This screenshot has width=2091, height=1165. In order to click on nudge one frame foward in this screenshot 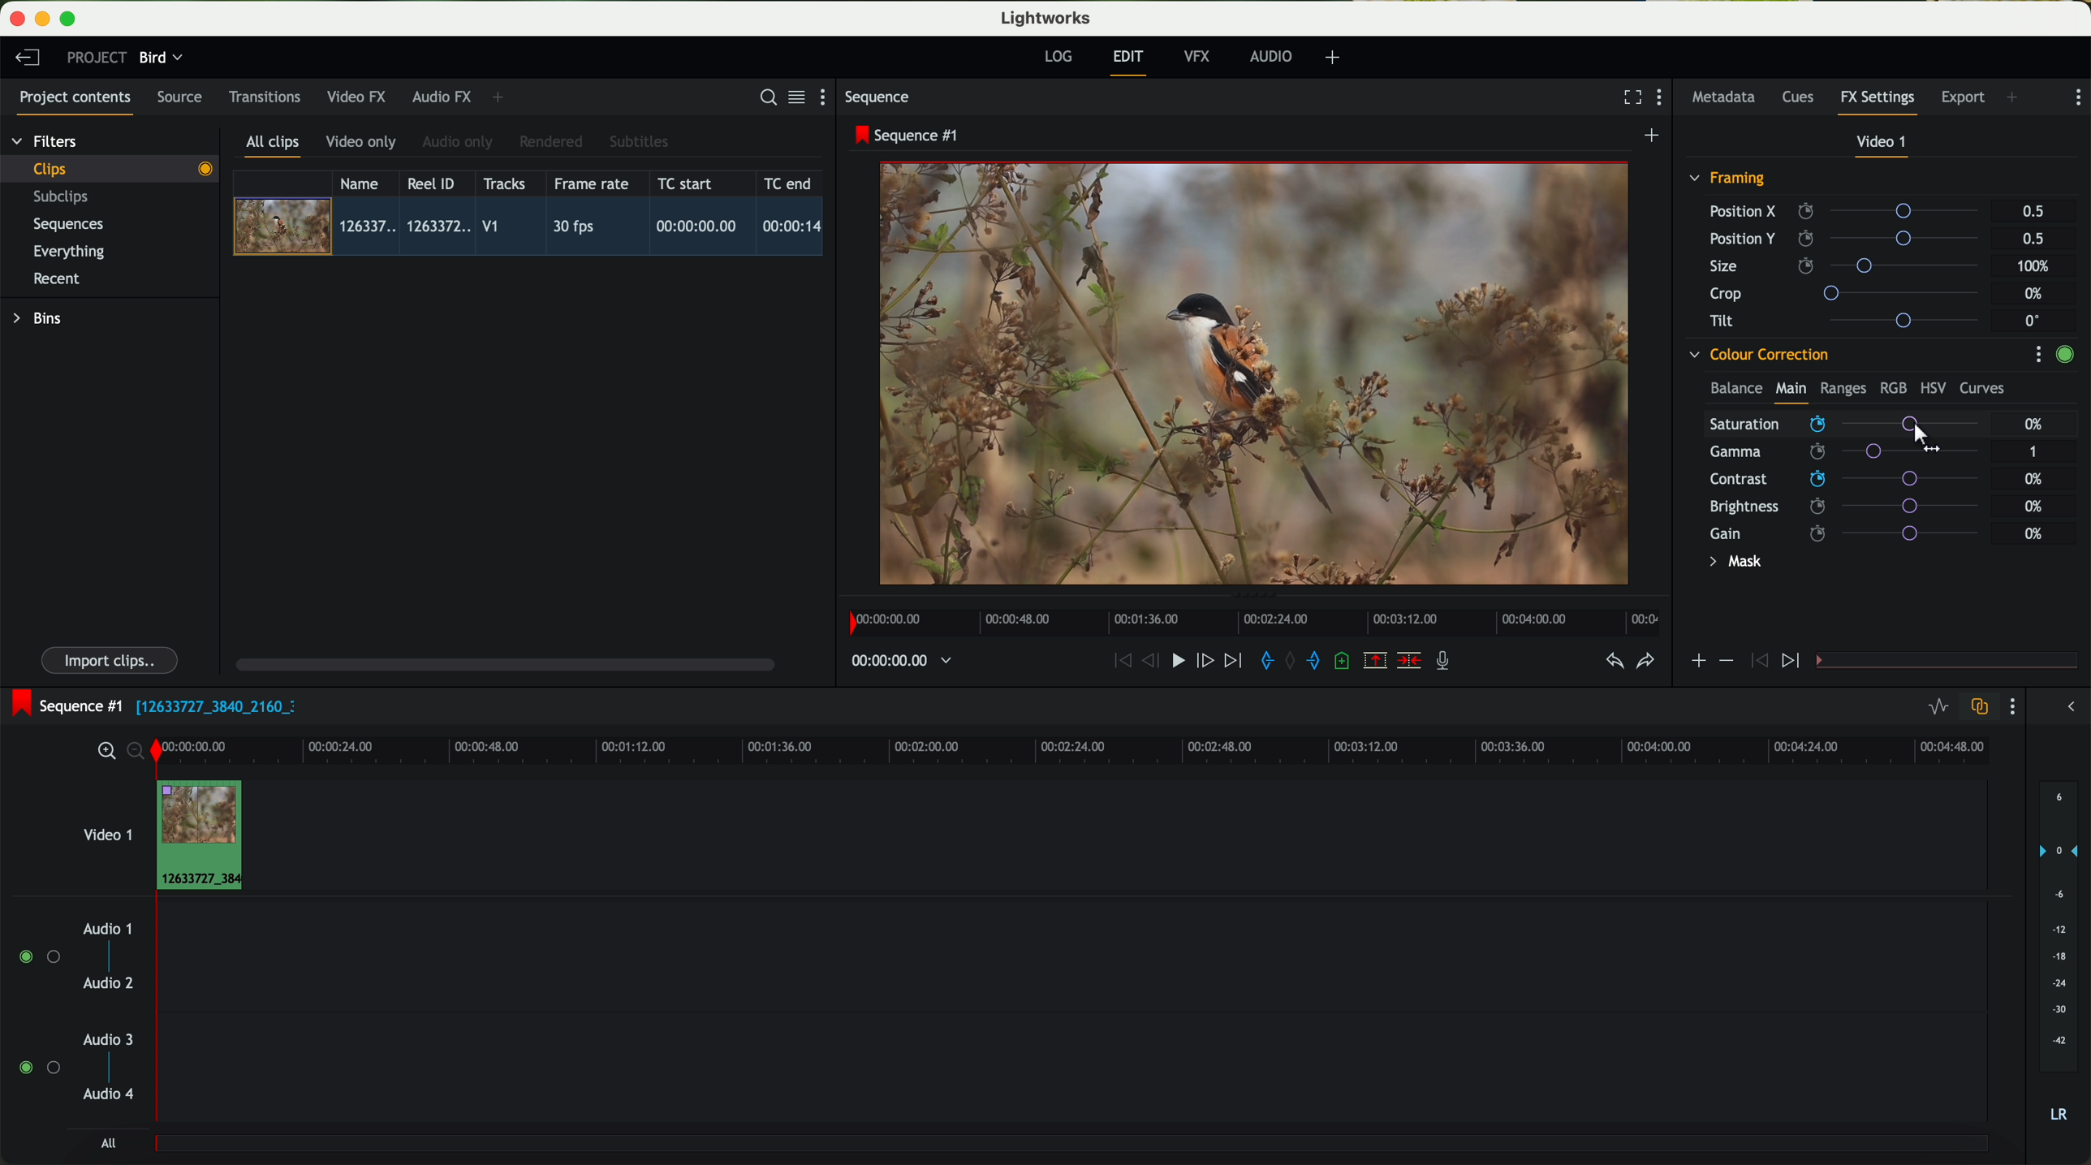, I will do `click(1207, 662)`.